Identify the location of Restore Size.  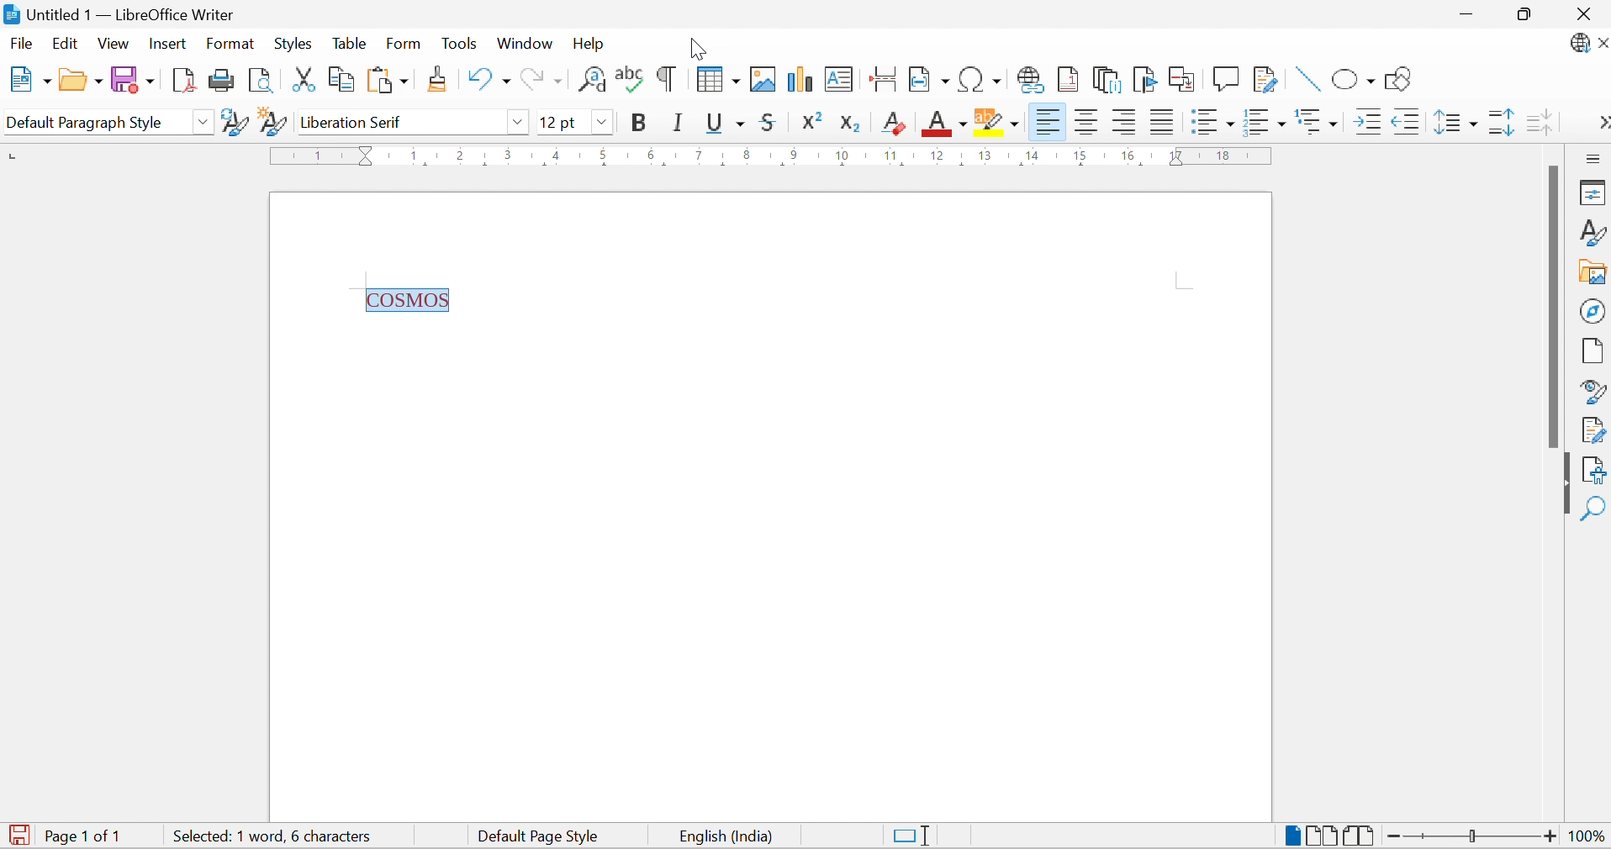
(1526, 18).